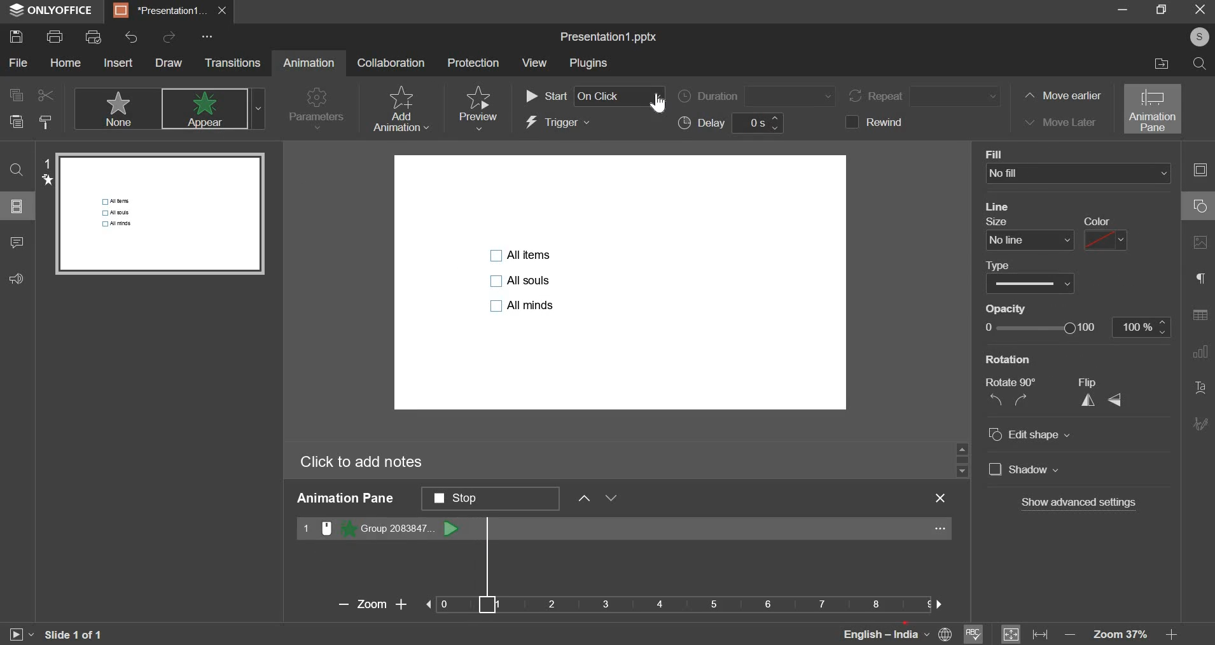  I want to click on move earlier, so click(1060, 97).